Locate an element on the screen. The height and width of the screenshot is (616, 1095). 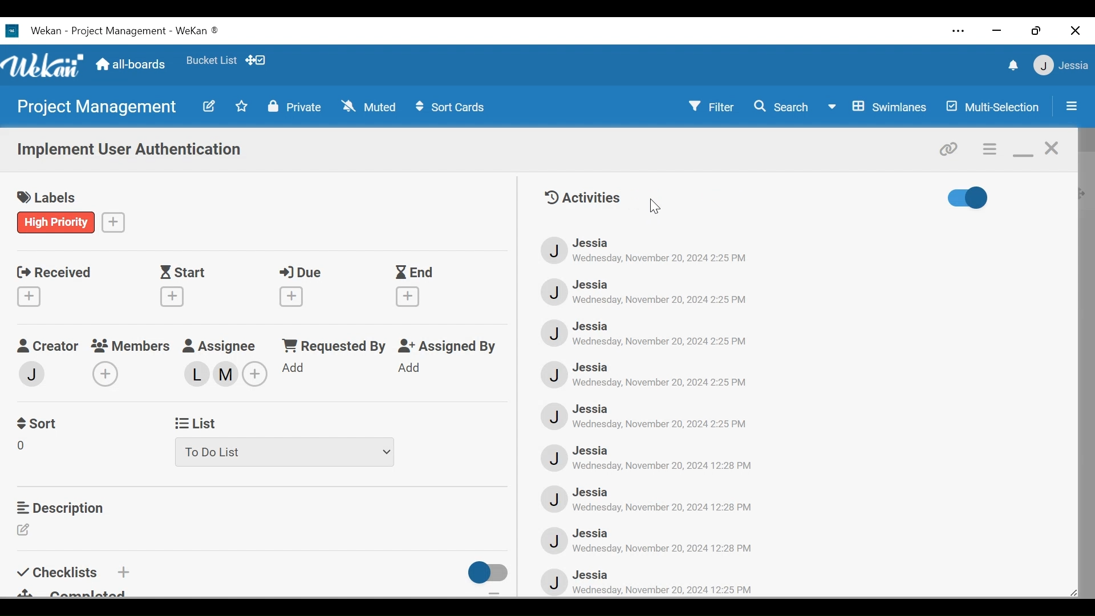
Board Title is located at coordinates (124, 31).